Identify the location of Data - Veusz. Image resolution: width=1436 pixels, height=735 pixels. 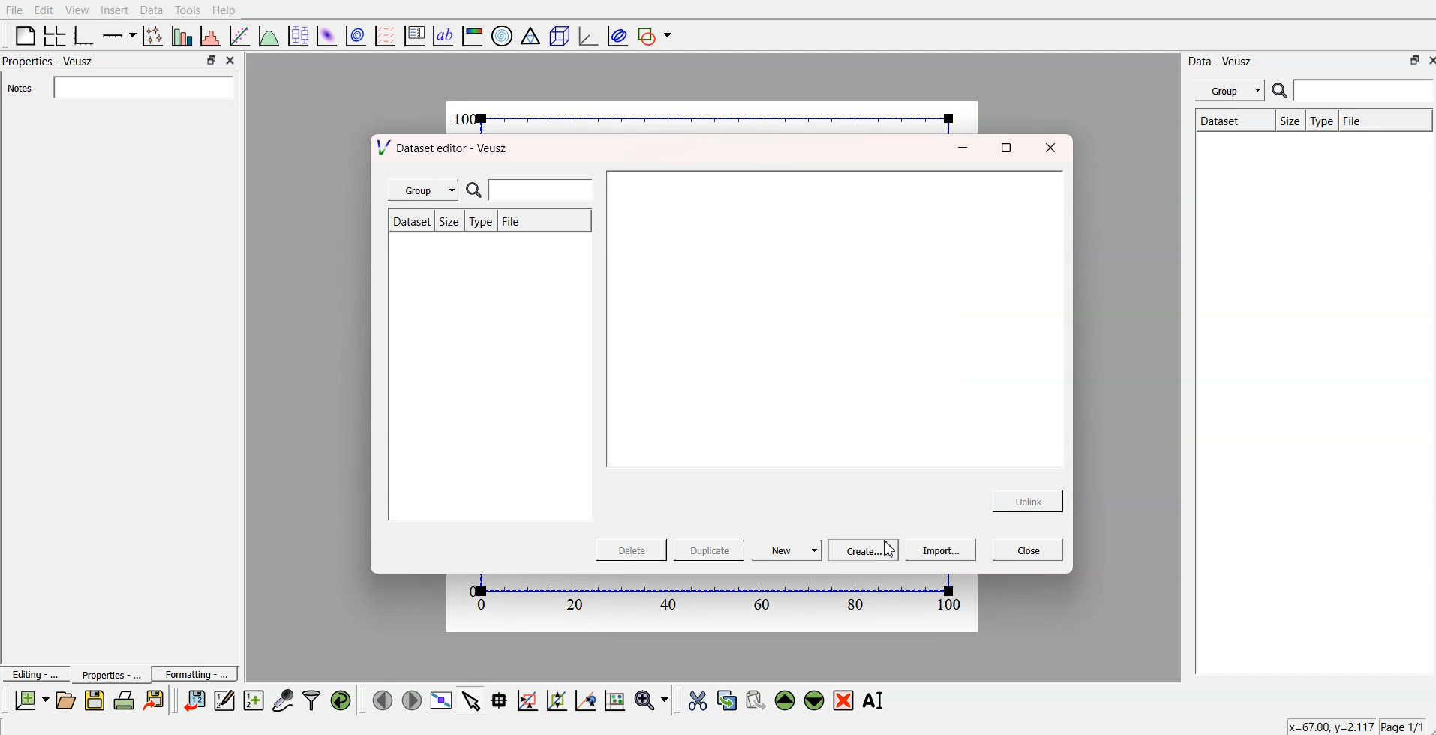
(1226, 60).